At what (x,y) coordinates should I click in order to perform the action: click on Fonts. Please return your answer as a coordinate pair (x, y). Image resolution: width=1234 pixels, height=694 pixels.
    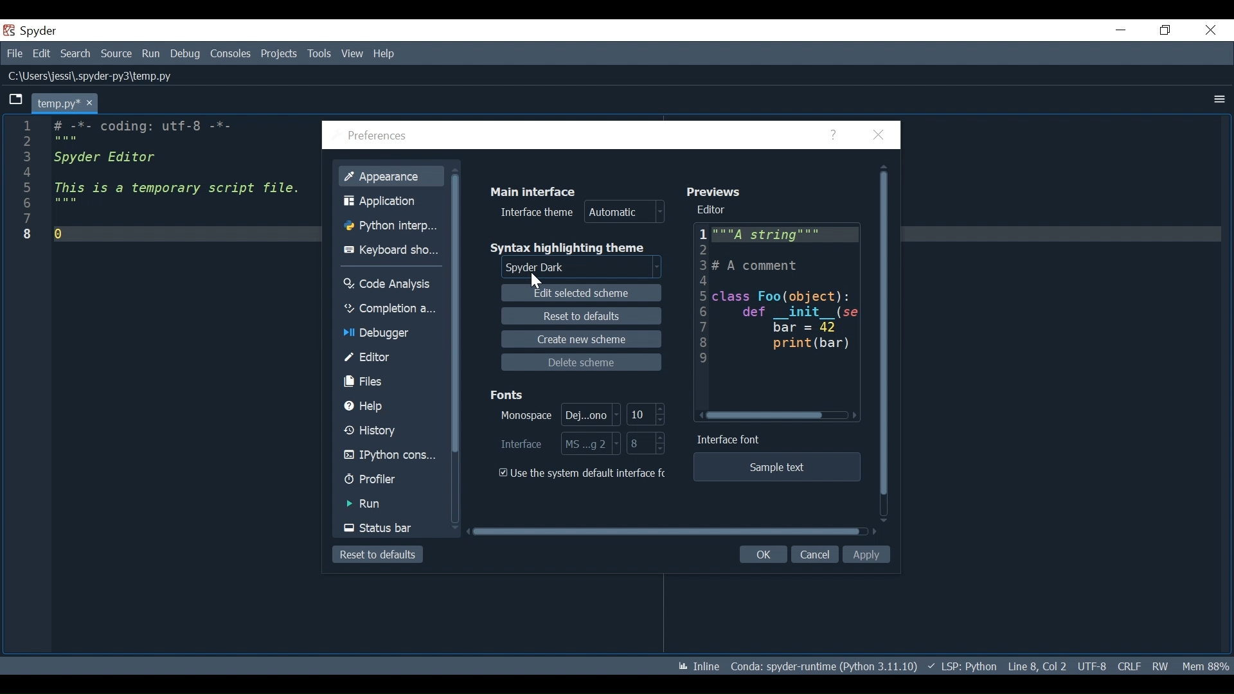
    Looking at the image, I should click on (508, 395).